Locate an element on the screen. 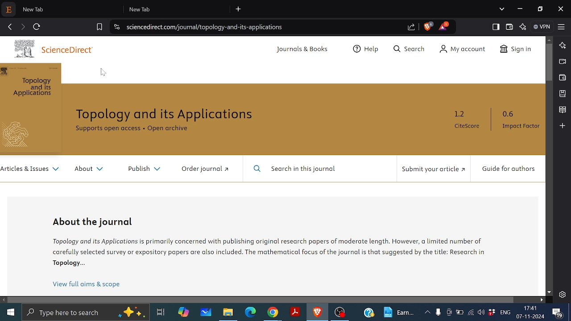 The height and width of the screenshot is (321, 571). My account is located at coordinates (466, 49).